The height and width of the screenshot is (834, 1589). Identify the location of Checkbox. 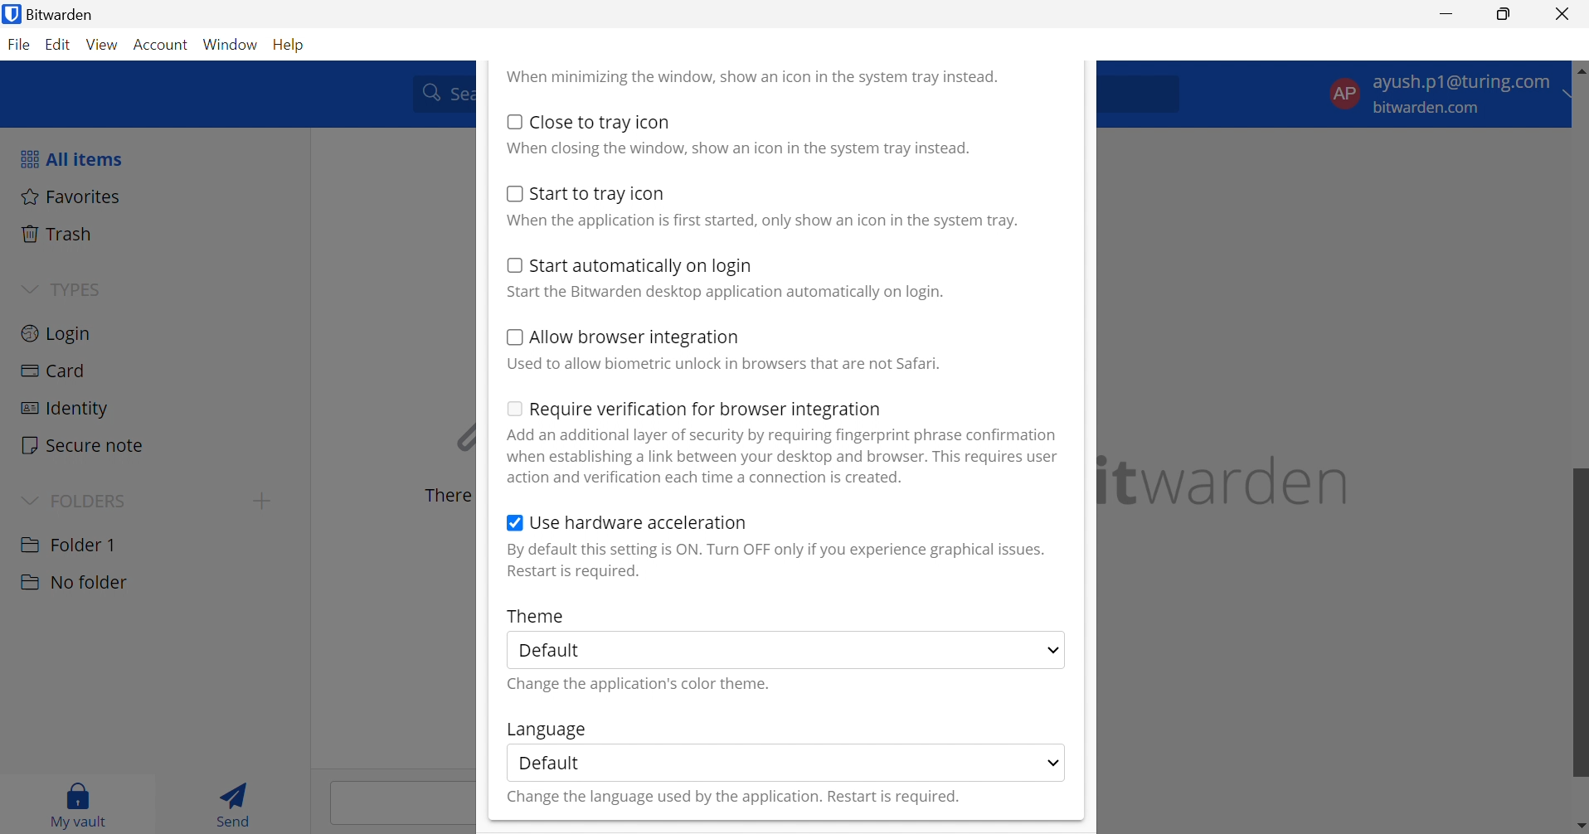
(514, 121).